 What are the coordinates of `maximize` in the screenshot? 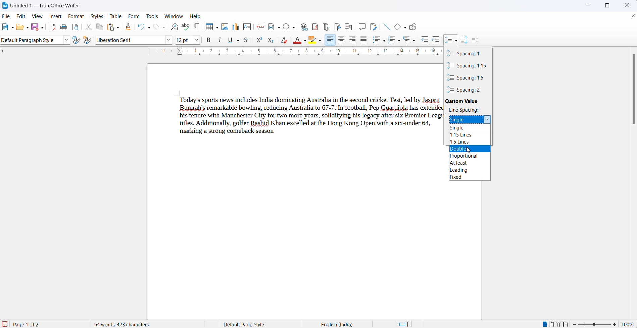 It's located at (609, 6).